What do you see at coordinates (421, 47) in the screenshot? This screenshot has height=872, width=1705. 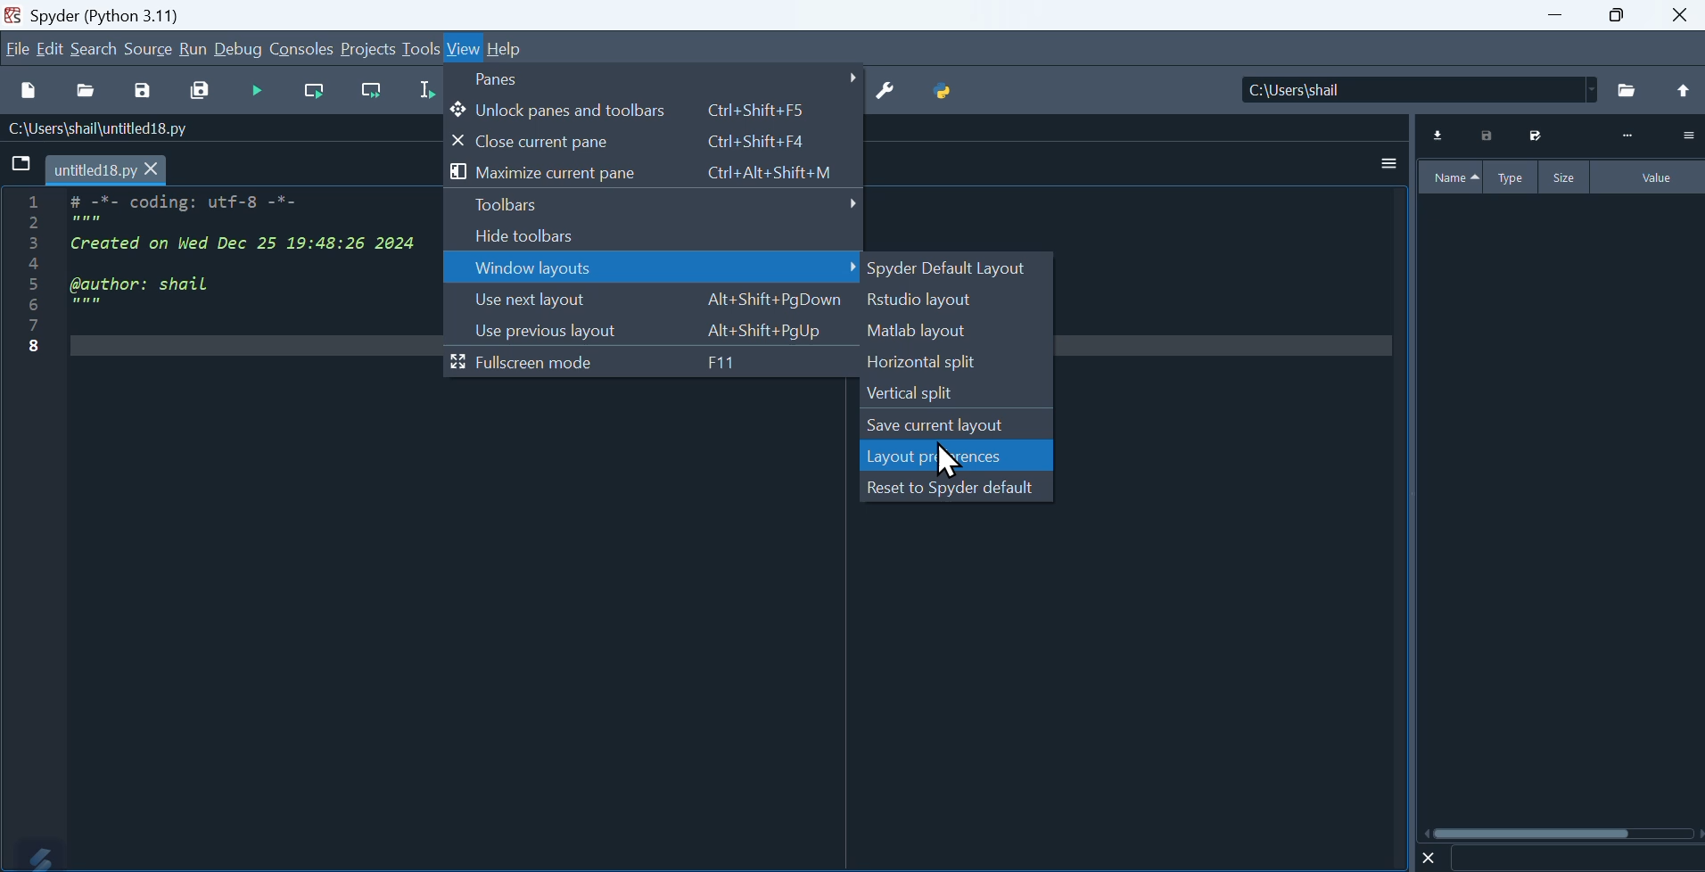 I see `Tools` at bounding box center [421, 47].